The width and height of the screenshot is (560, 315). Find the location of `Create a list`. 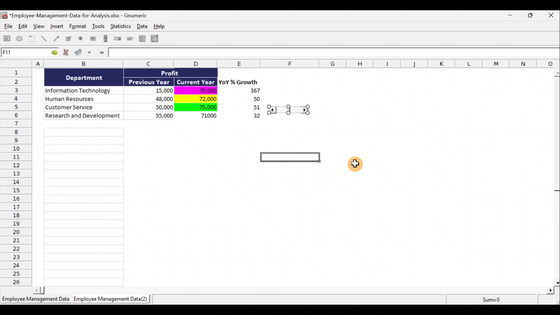

Create a list is located at coordinates (141, 38).